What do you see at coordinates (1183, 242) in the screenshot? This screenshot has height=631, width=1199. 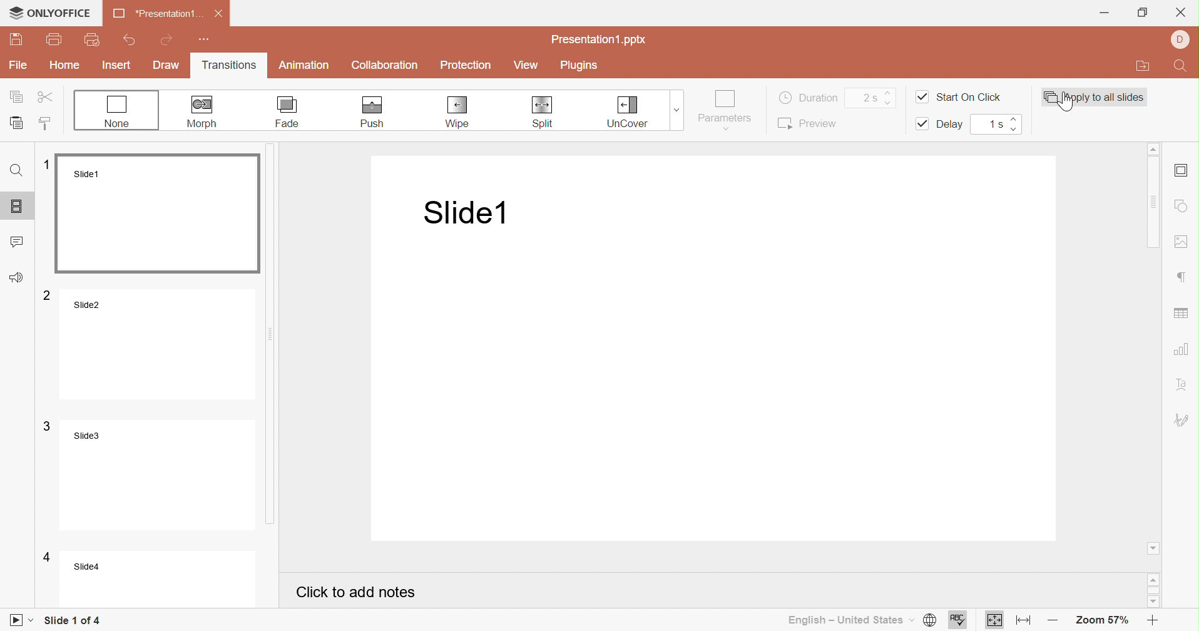 I see `Insert image` at bounding box center [1183, 242].